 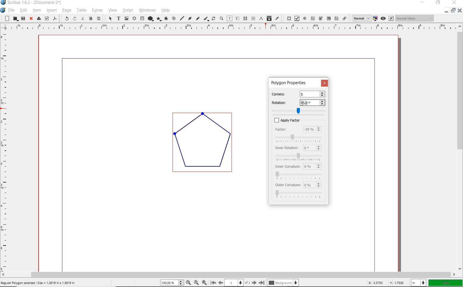 I want to click on Bezier curve, so click(x=189, y=18).